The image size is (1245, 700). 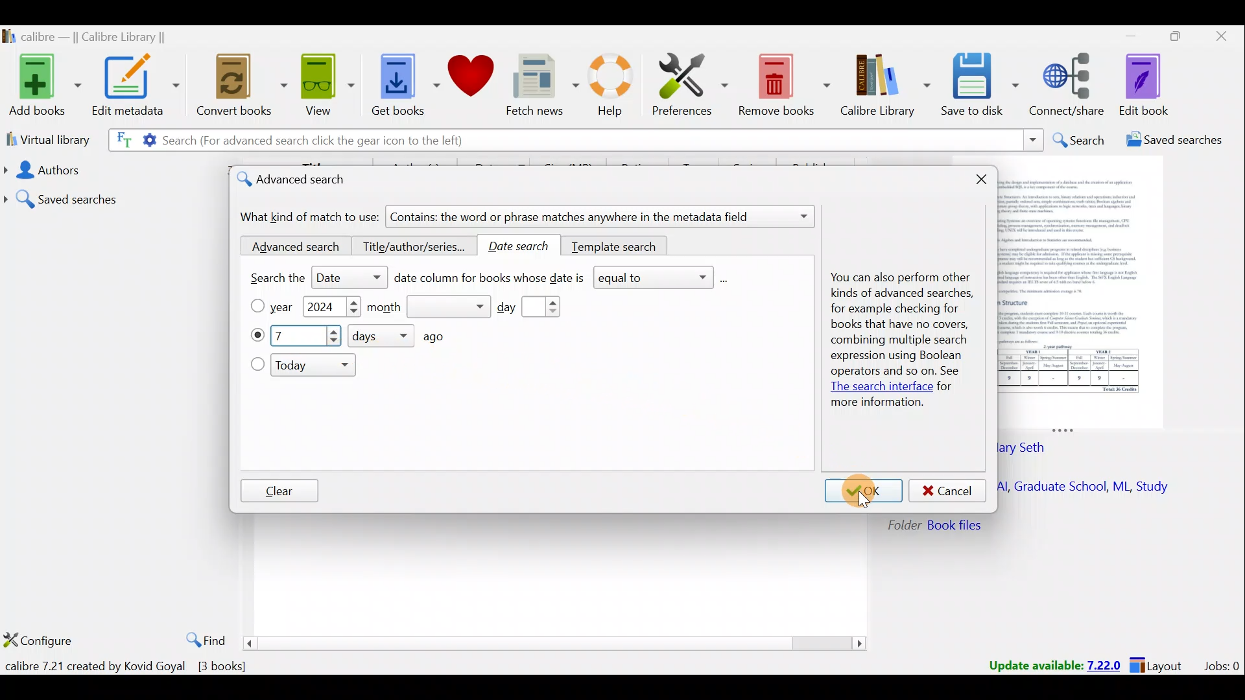 I want to click on What kind of match to use:, so click(x=311, y=217).